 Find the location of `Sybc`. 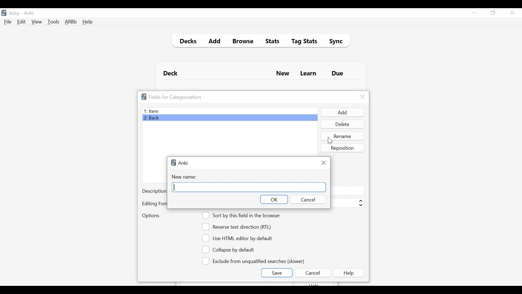

Sybc is located at coordinates (334, 42).